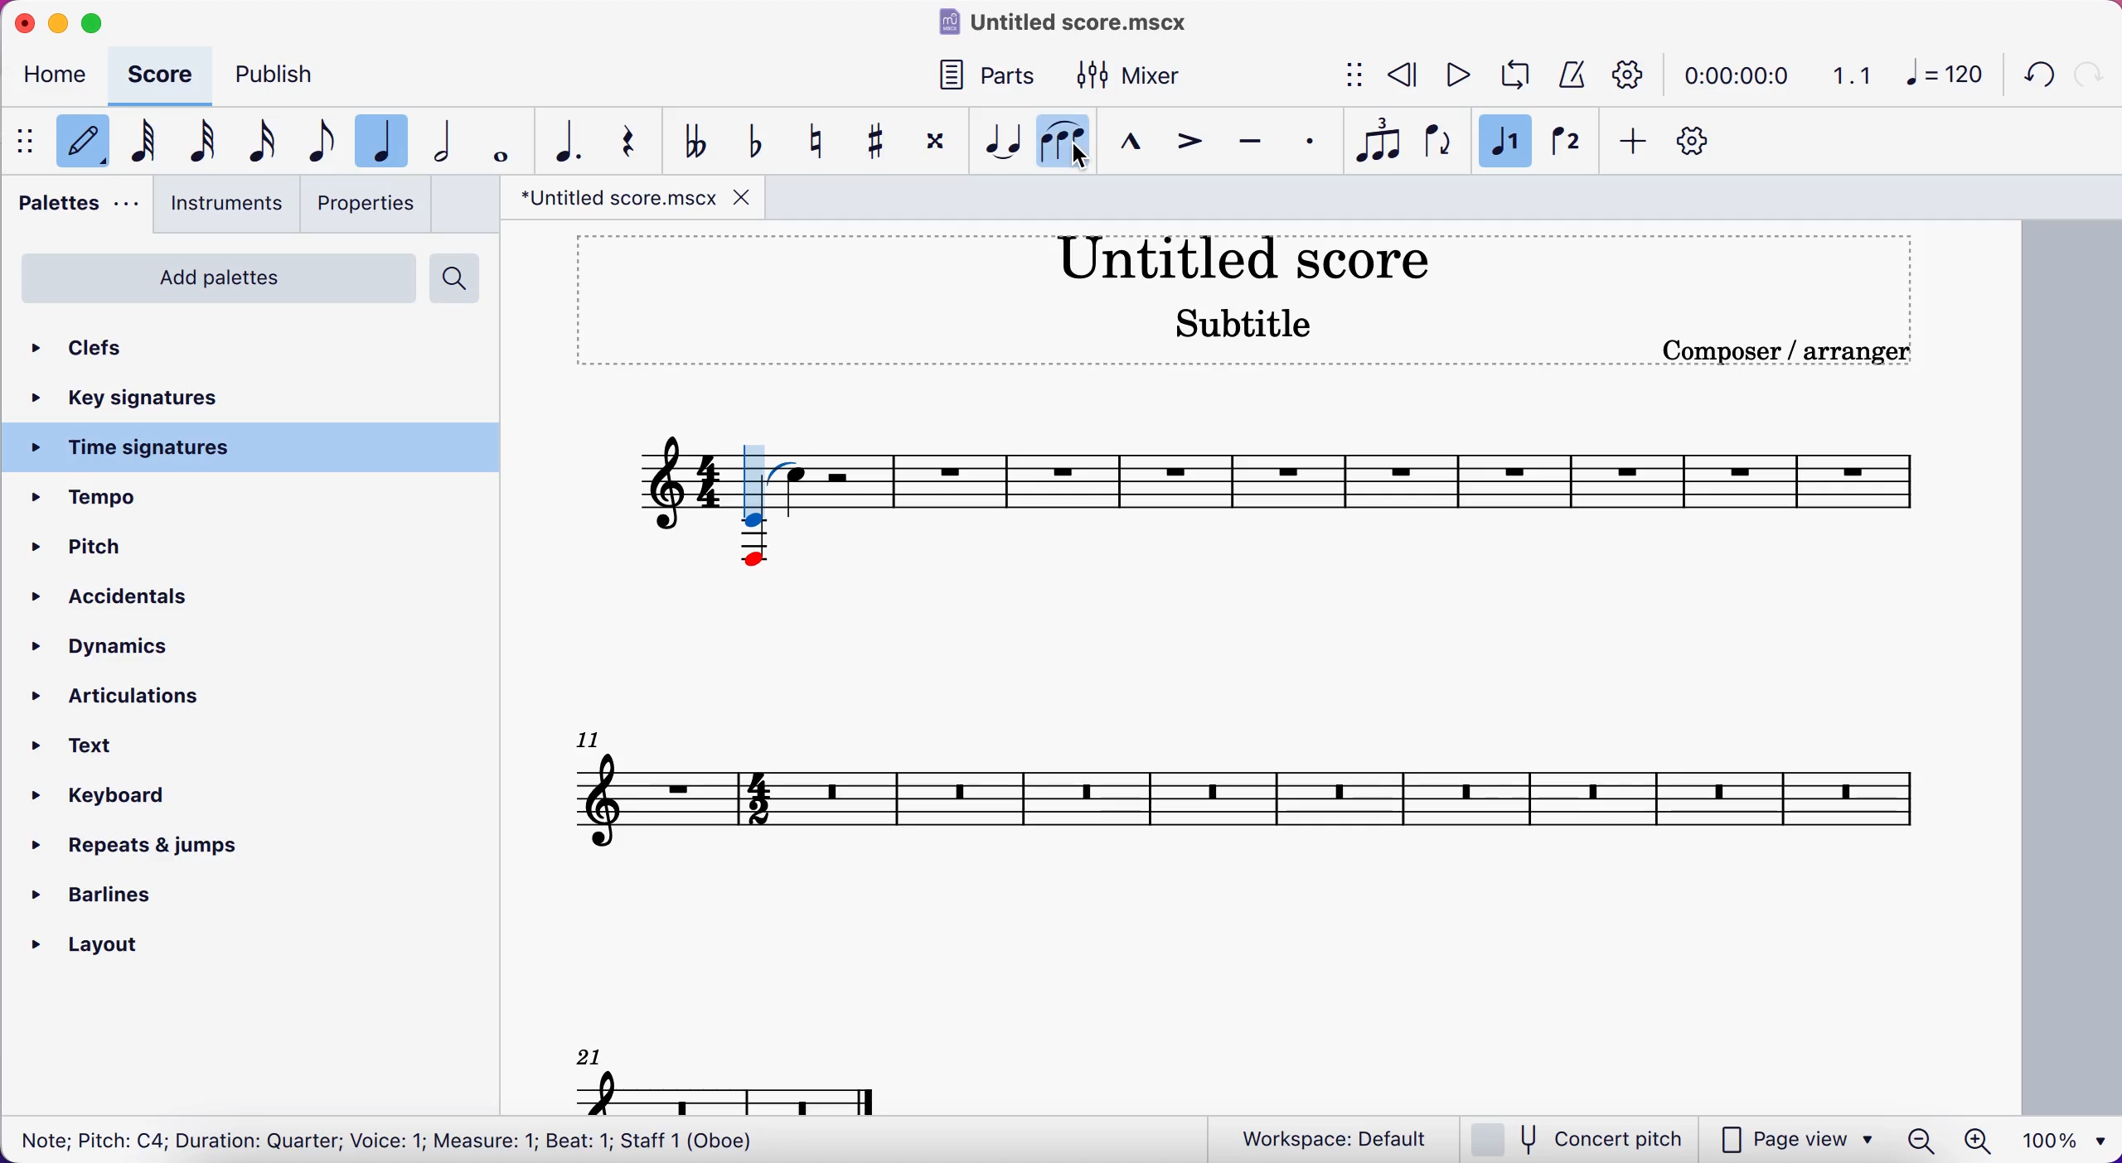 The height and width of the screenshot is (1163, 2122). I want to click on tenuto, so click(1249, 144).